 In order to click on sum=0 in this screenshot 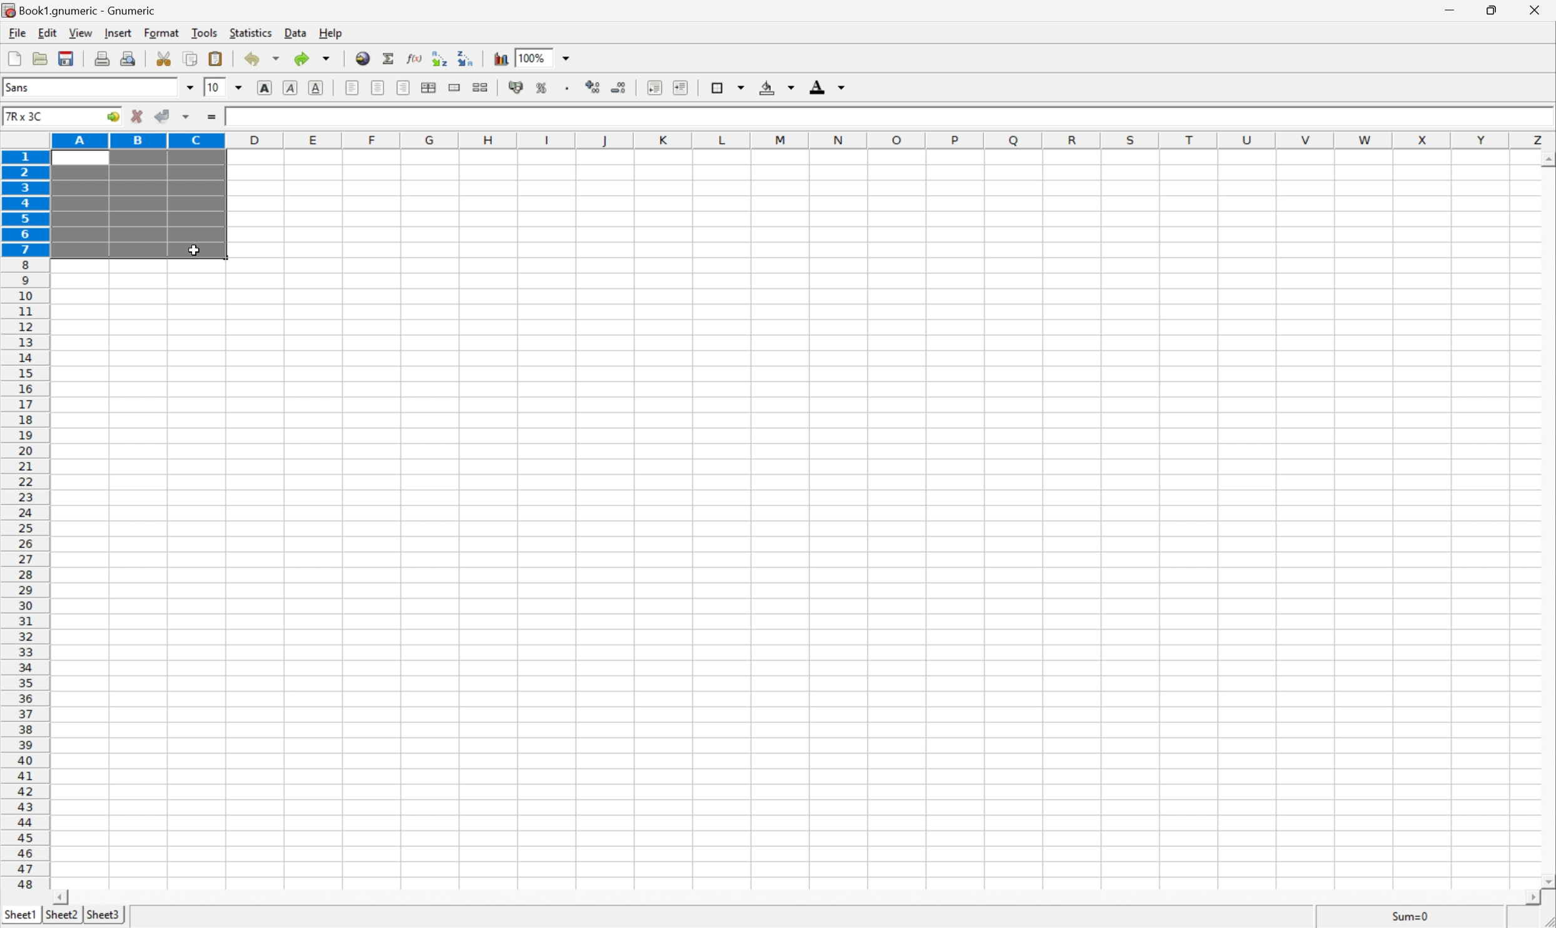, I will do `click(1415, 917)`.